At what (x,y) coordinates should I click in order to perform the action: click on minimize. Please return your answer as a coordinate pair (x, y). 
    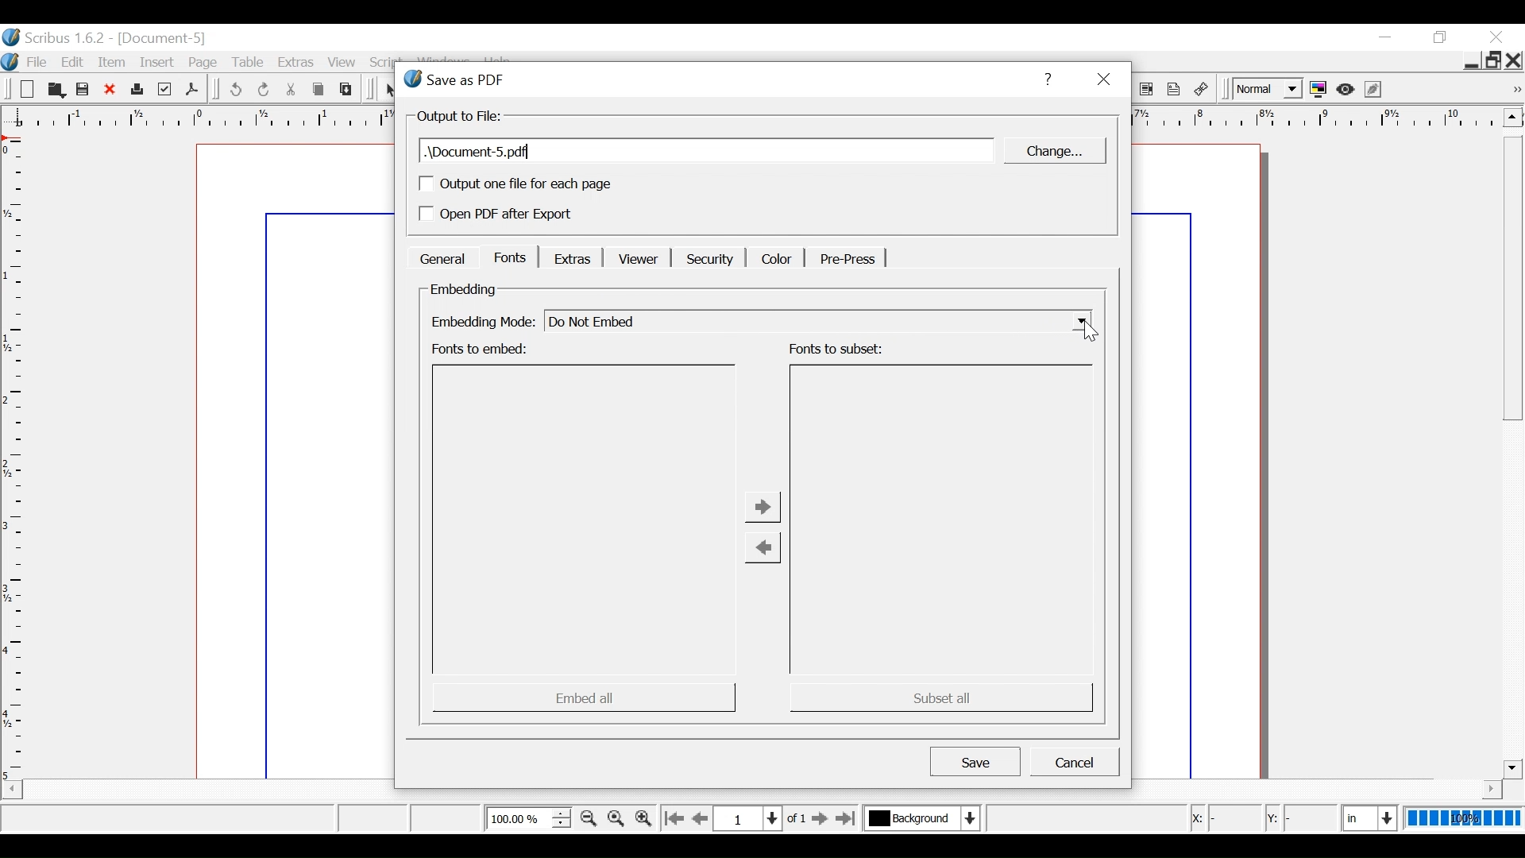
    Looking at the image, I should click on (1469, 63).